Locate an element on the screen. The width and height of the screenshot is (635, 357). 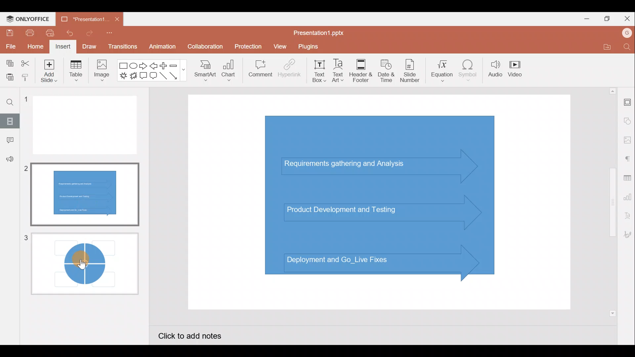
Copy style is located at coordinates (26, 77).